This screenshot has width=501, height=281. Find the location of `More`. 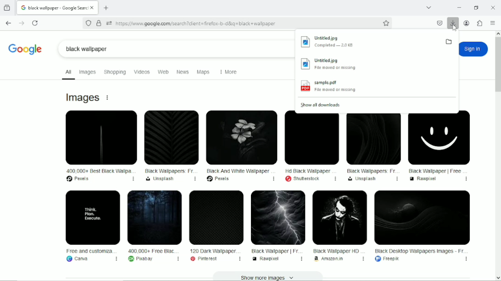

More is located at coordinates (230, 71).